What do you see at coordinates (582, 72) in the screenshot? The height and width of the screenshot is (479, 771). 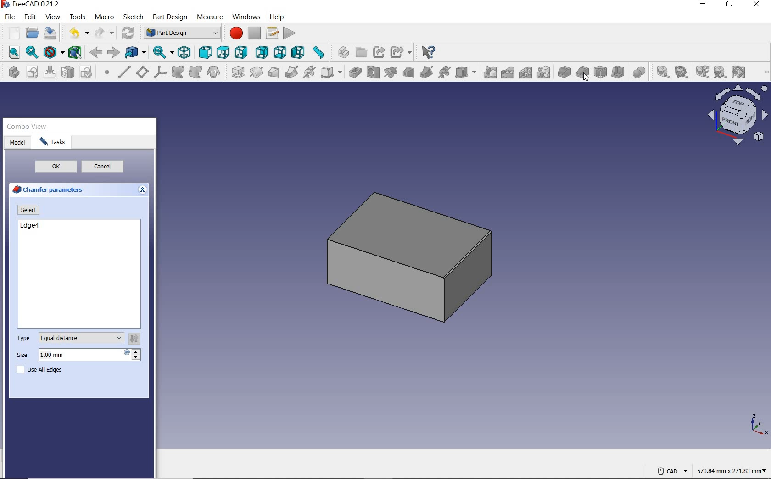 I see `chamfer` at bounding box center [582, 72].